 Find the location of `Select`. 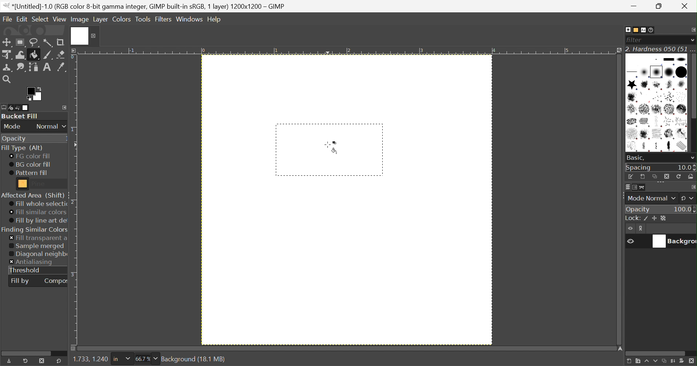

Select is located at coordinates (40, 18).